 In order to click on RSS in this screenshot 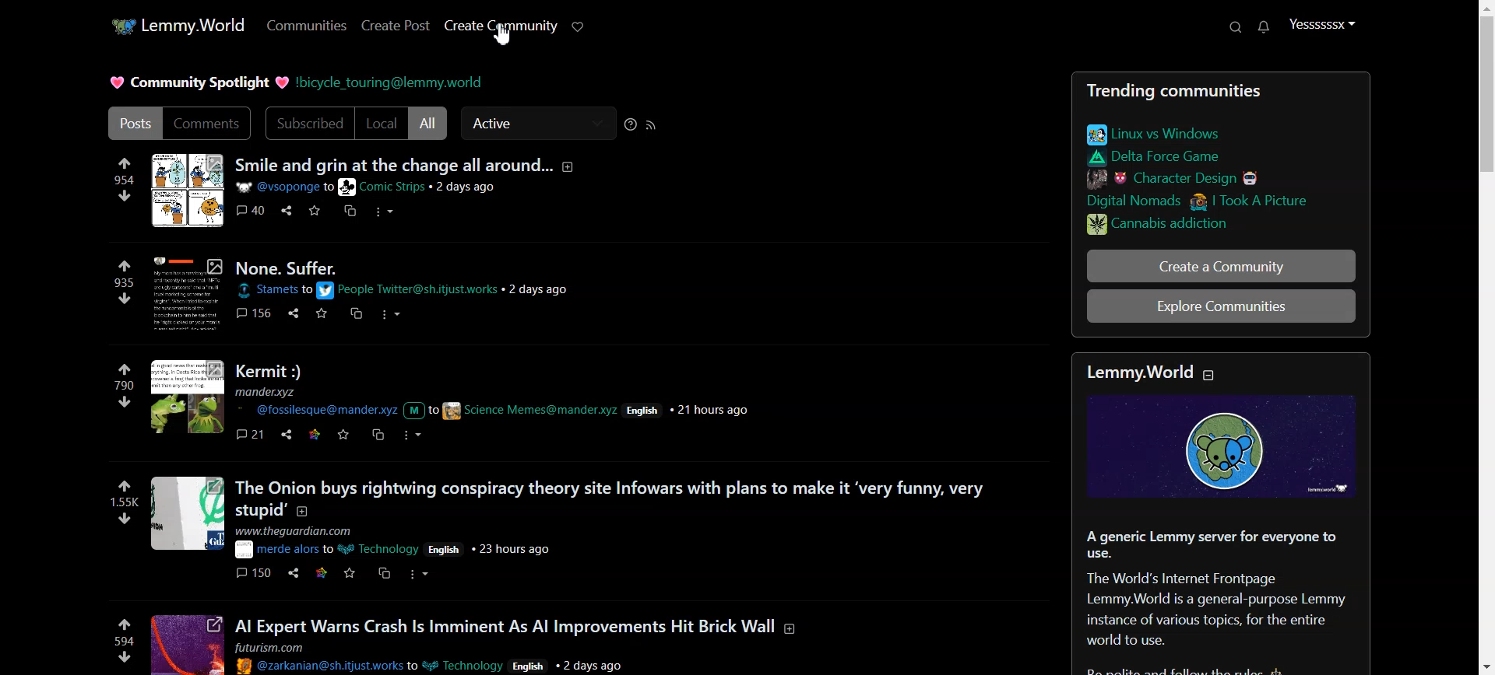, I will do `click(653, 124)`.